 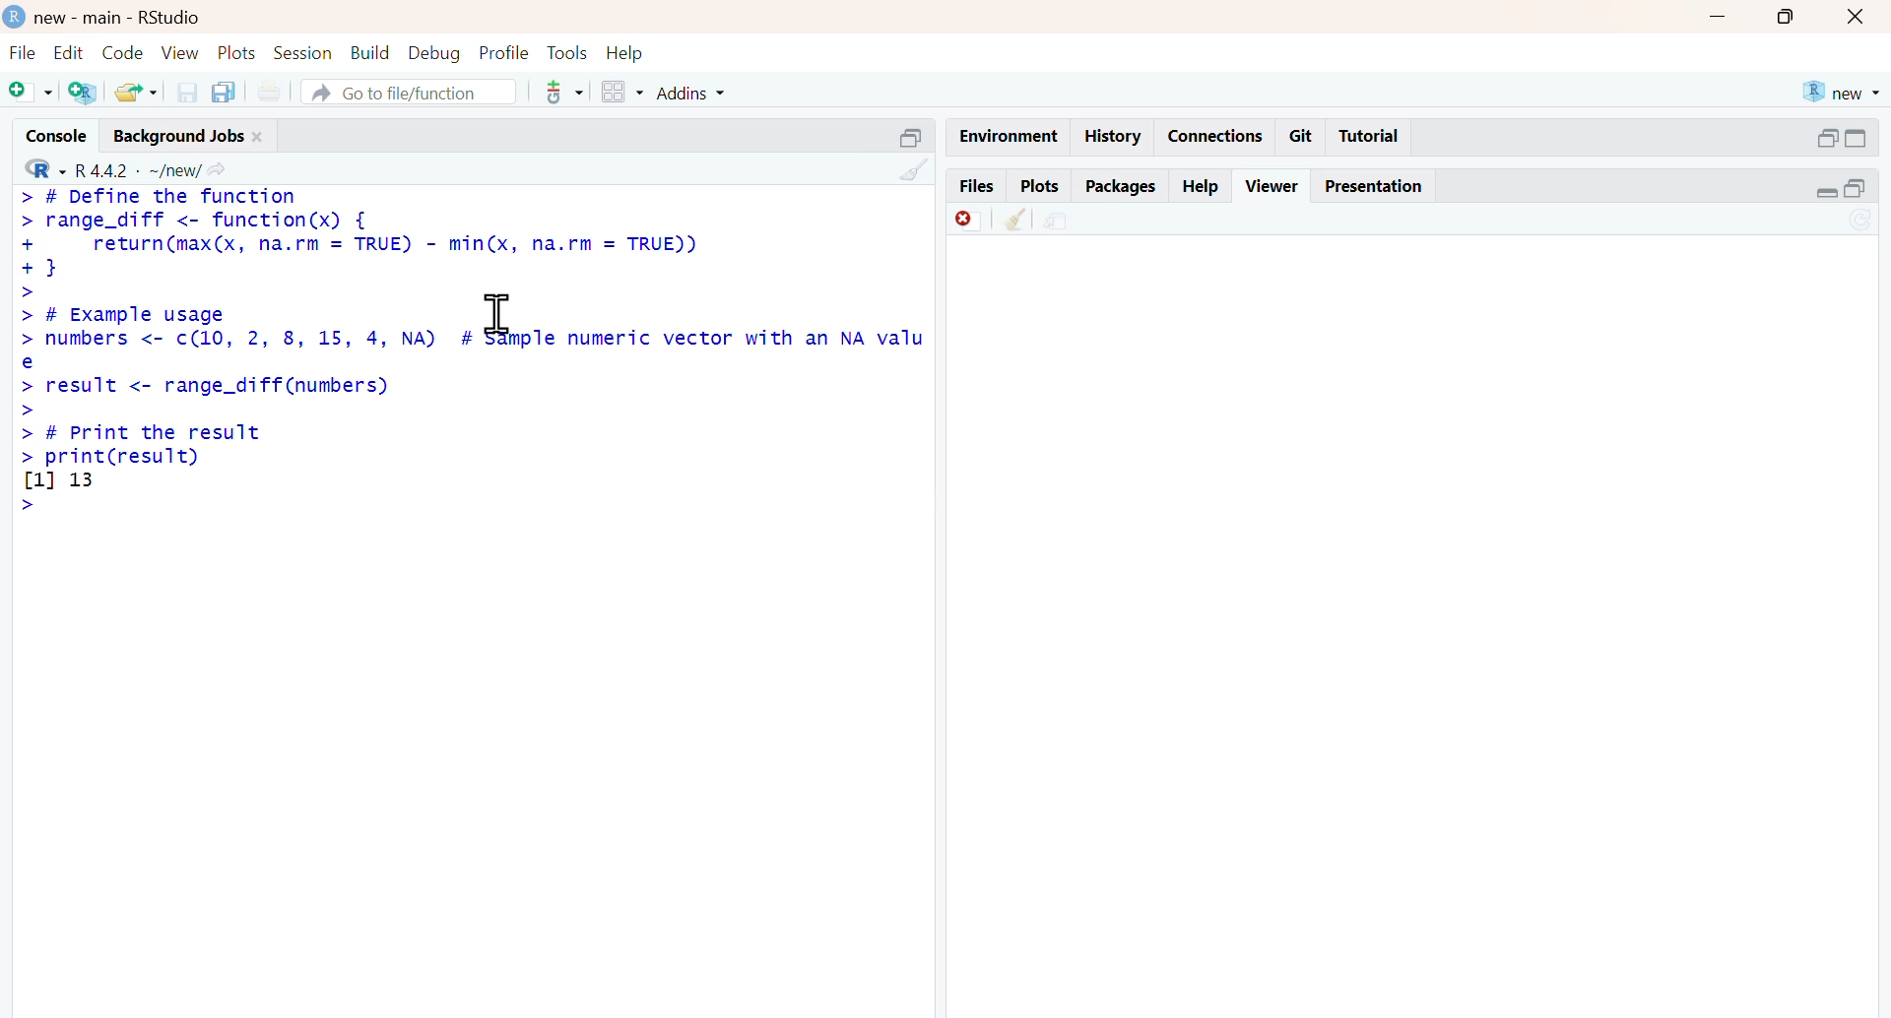 I want to click on share folder as, so click(x=138, y=92).